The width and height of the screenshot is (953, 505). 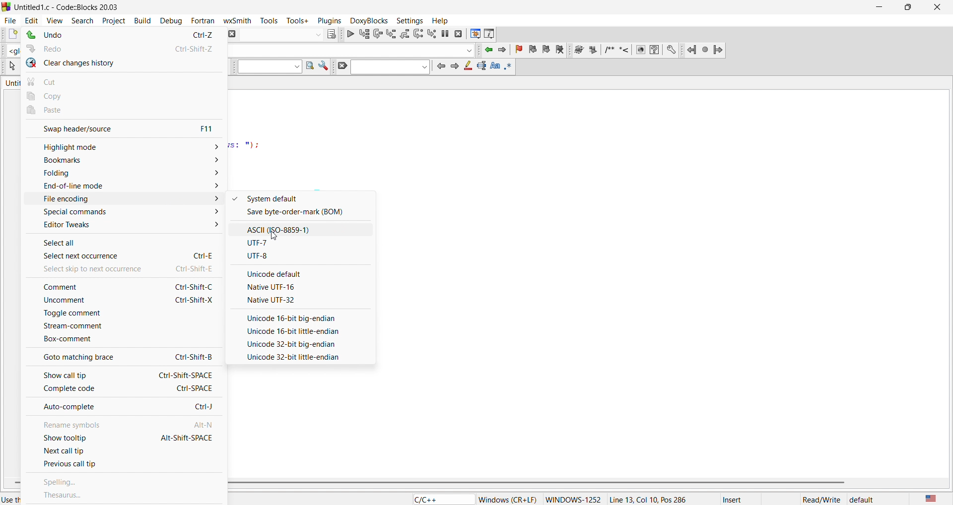 What do you see at coordinates (907, 6) in the screenshot?
I see `maximize/restore` at bounding box center [907, 6].